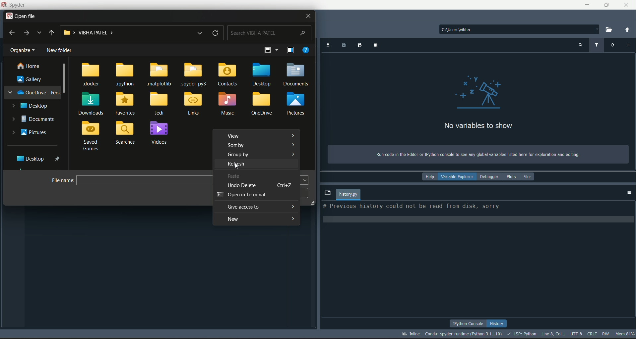 The height and width of the screenshot is (339, 636). What do you see at coordinates (241, 186) in the screenshot?
I see `undo delete` at bounding box center [241, 186].